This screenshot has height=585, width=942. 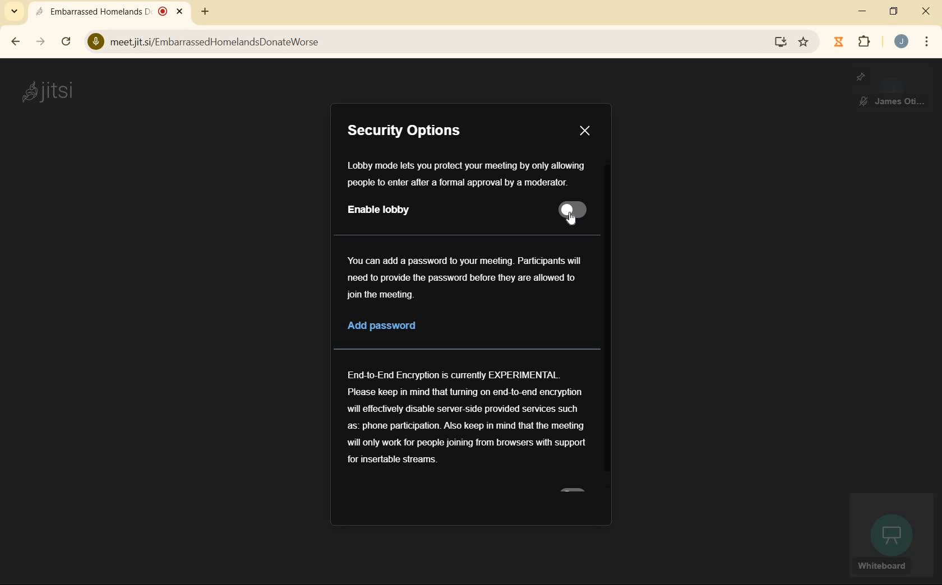 I want to click on cursor, so click(x=575, y=220).